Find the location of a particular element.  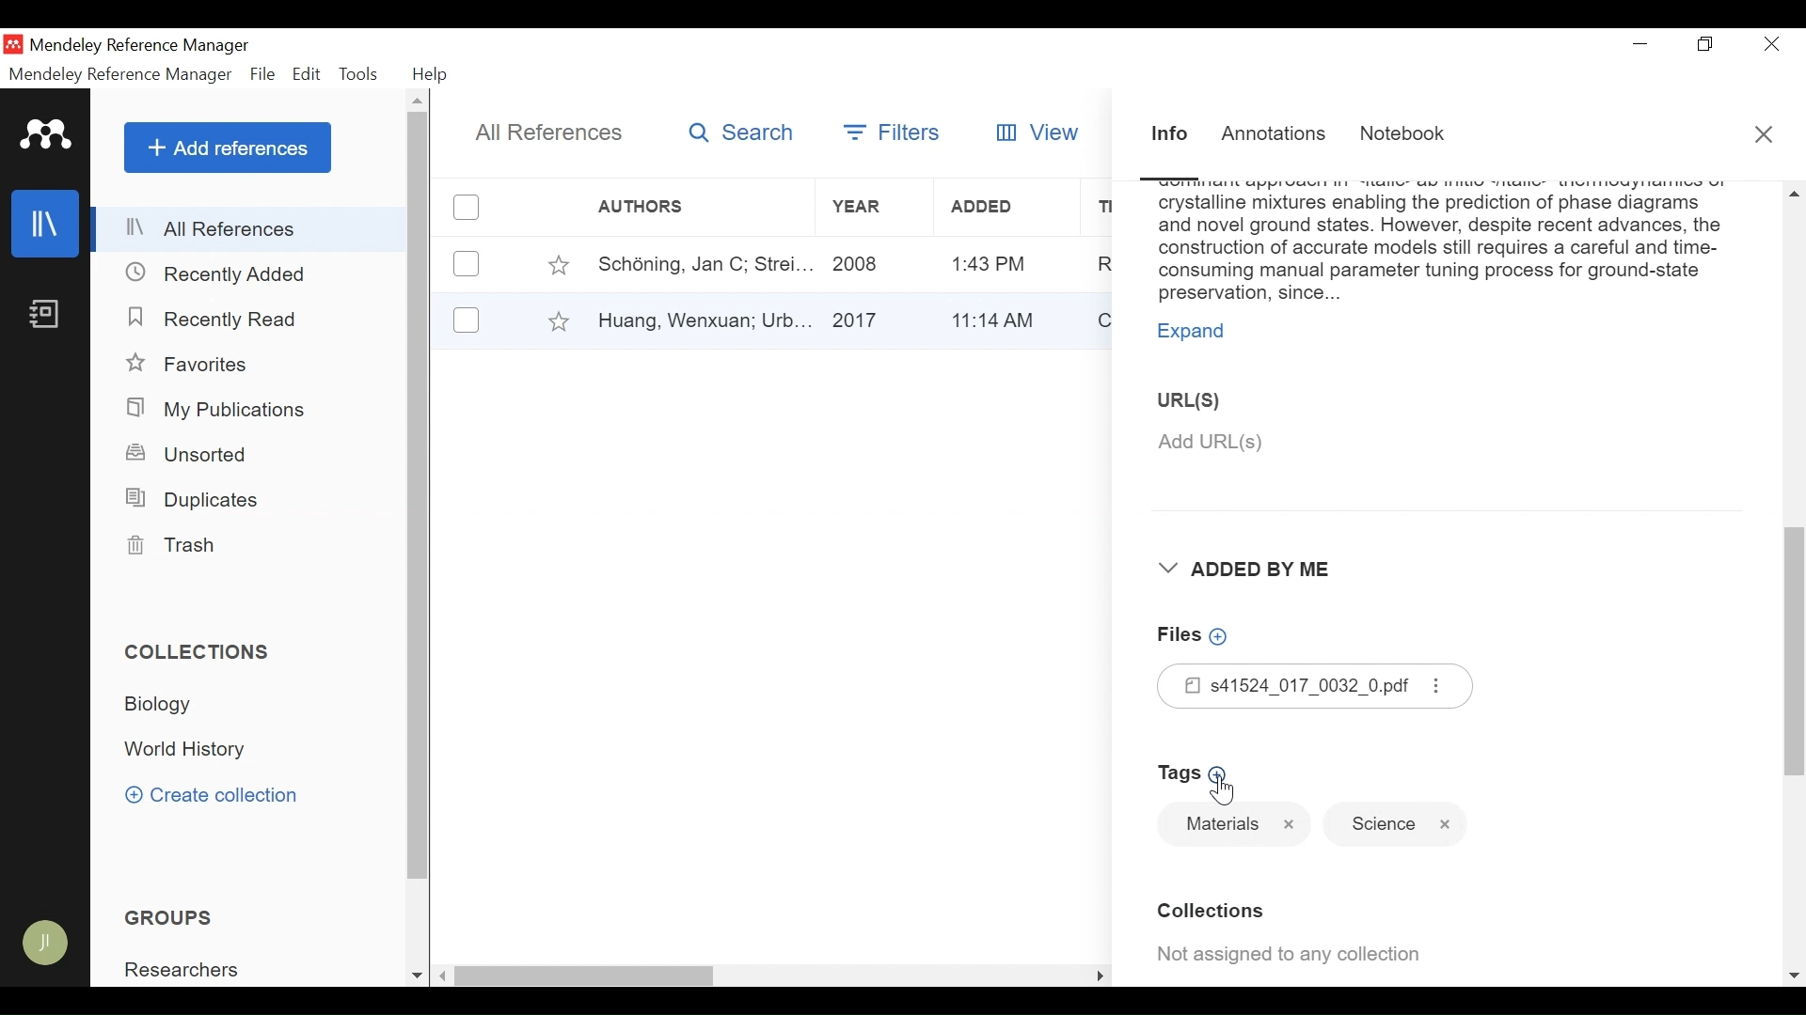

Group is located at coordinates (189, 970).